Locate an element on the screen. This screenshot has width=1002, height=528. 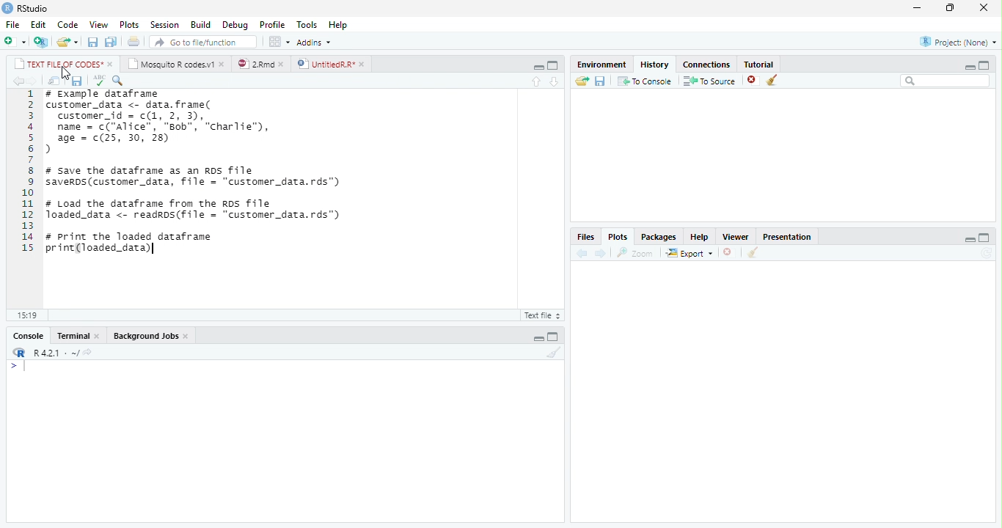
Connections is located at coordinates (706, 65).